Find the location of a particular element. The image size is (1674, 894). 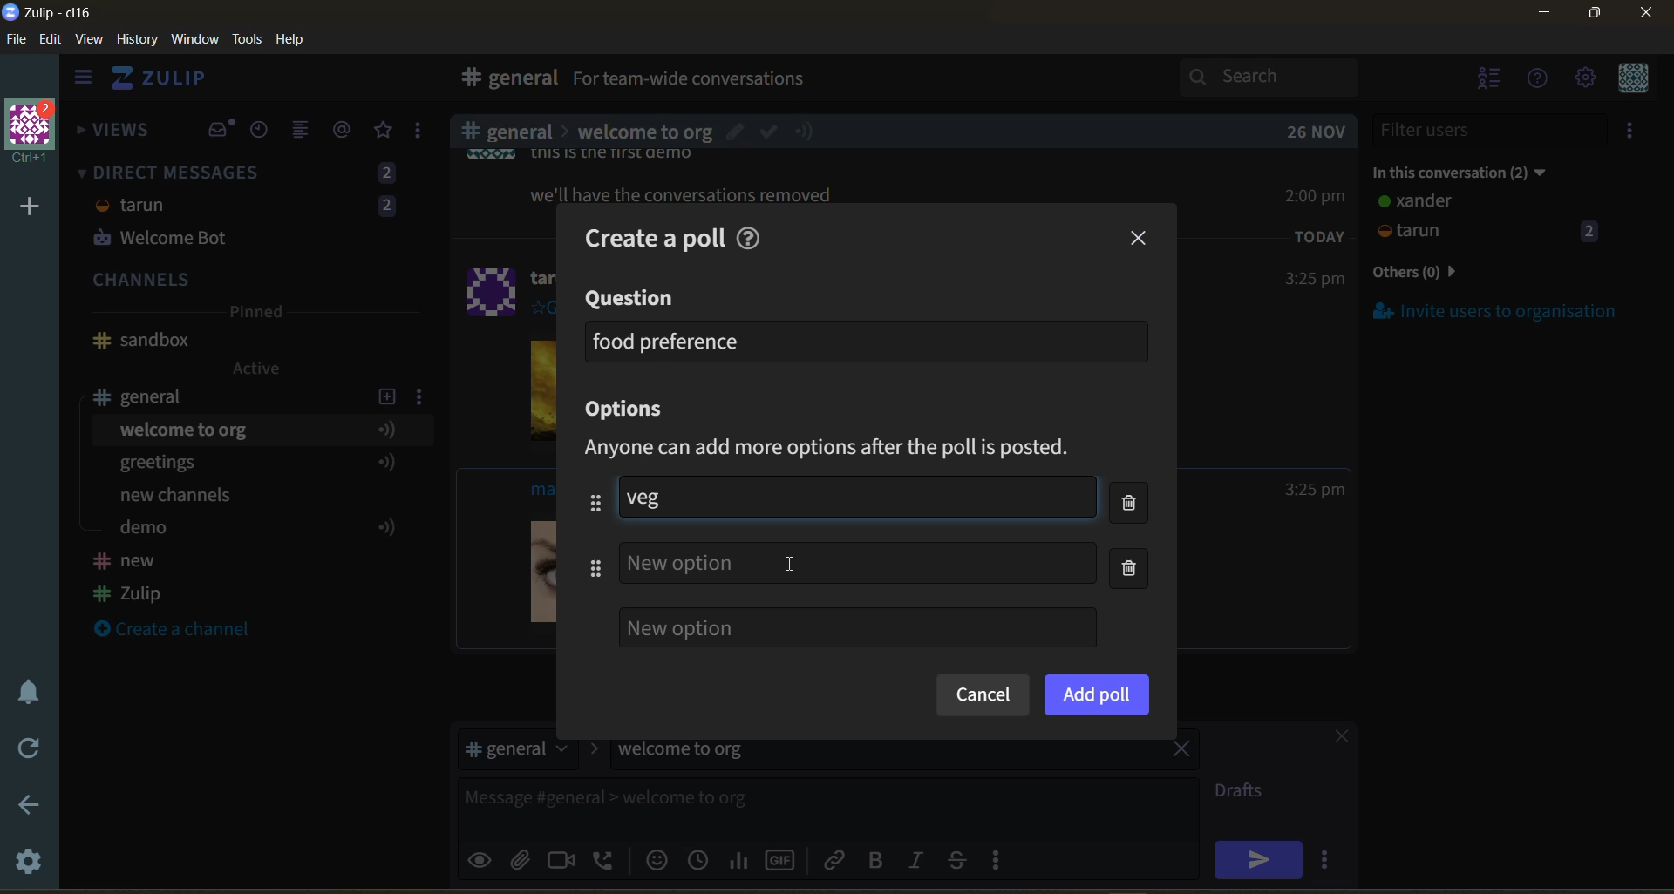

rearrange is located at coordinates (586, 535).